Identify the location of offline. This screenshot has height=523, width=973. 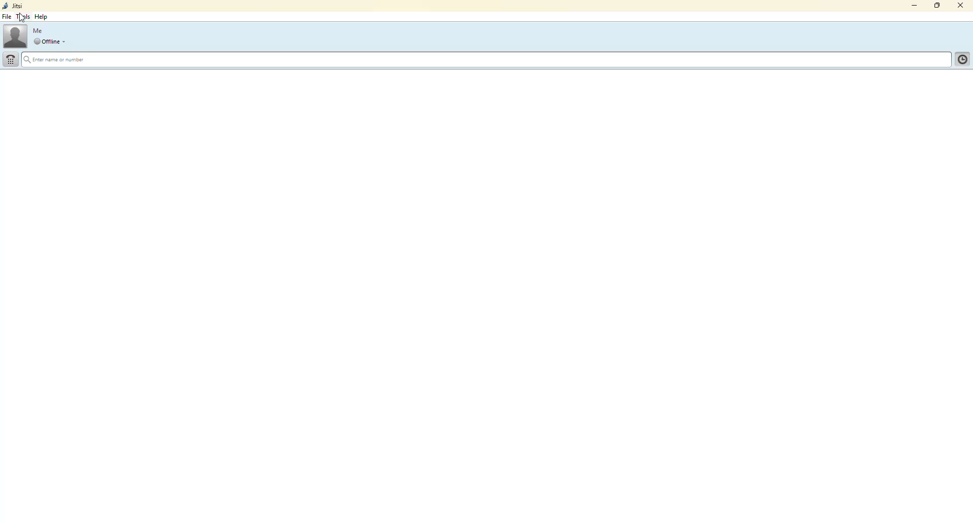
(47, 42).